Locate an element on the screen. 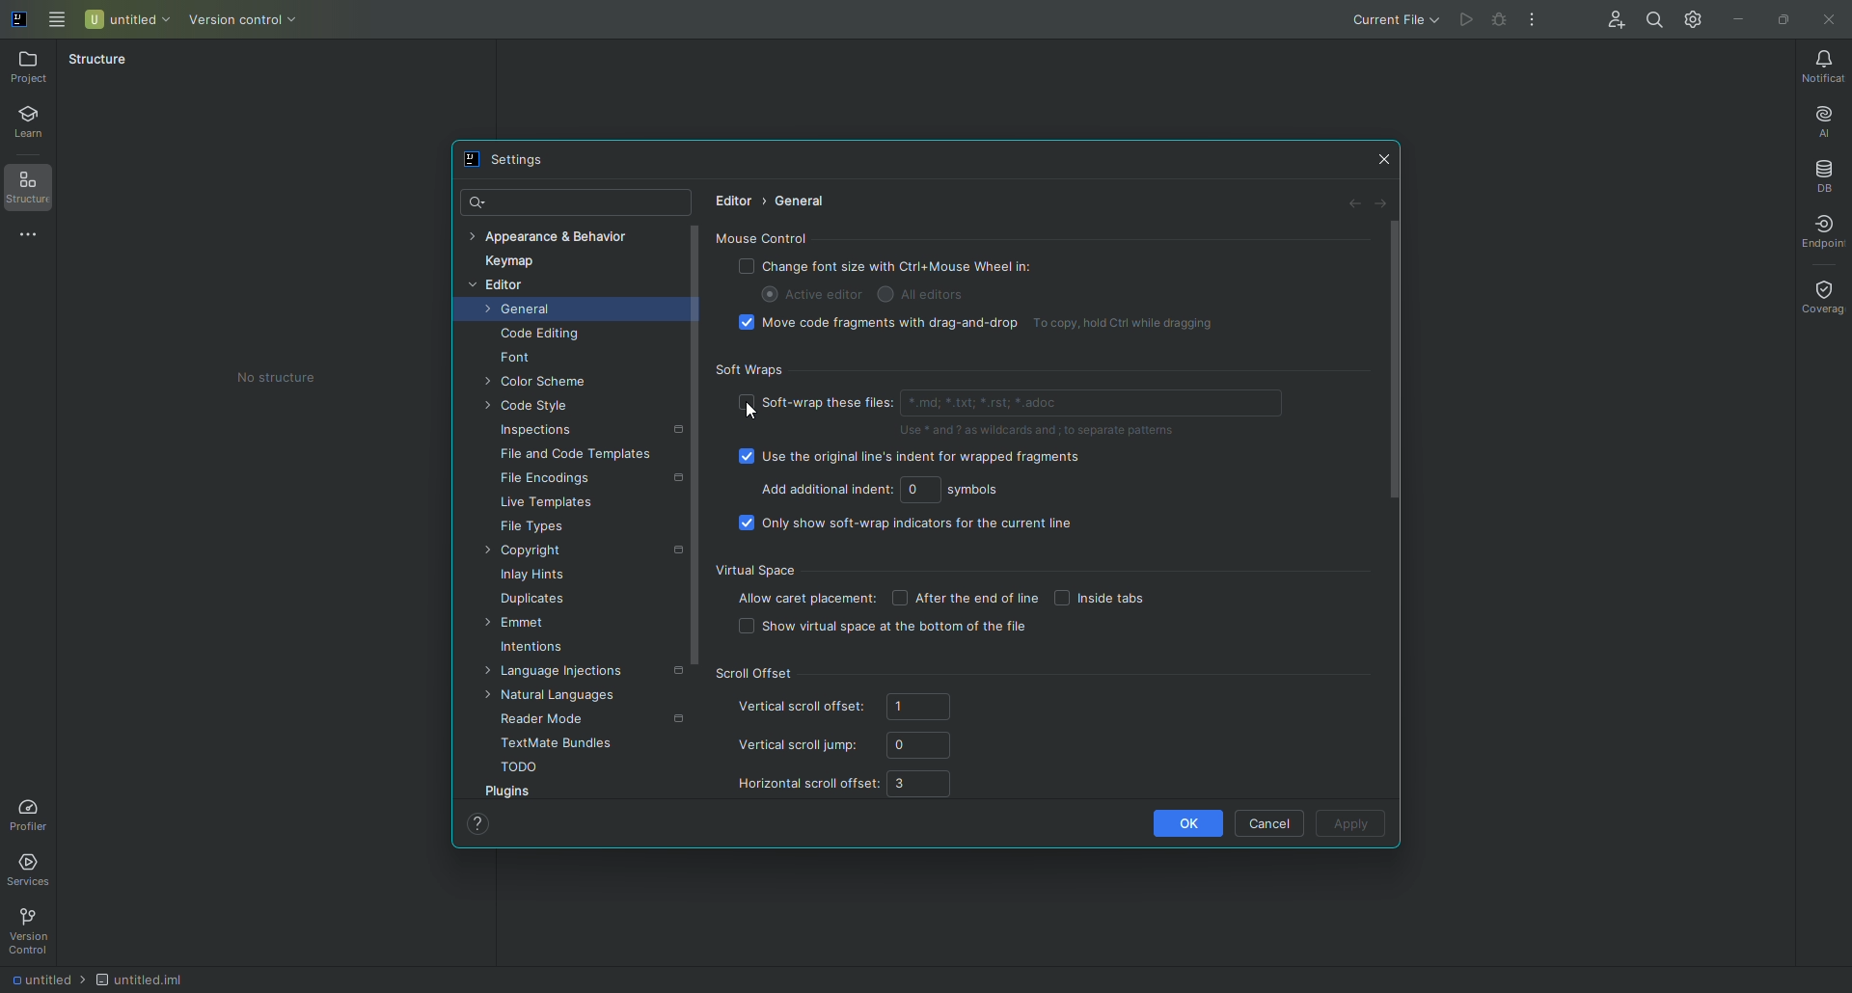 The height and width of the screenshot is (993, 1852). Scroll offset is located at coordinates (753, 674).